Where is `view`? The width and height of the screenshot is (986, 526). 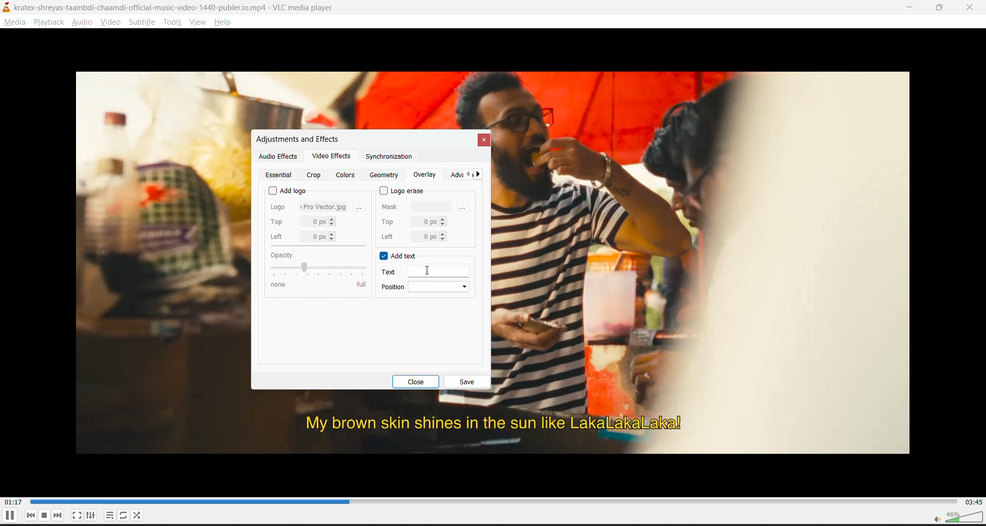
view is located at coordinates (199, 23).